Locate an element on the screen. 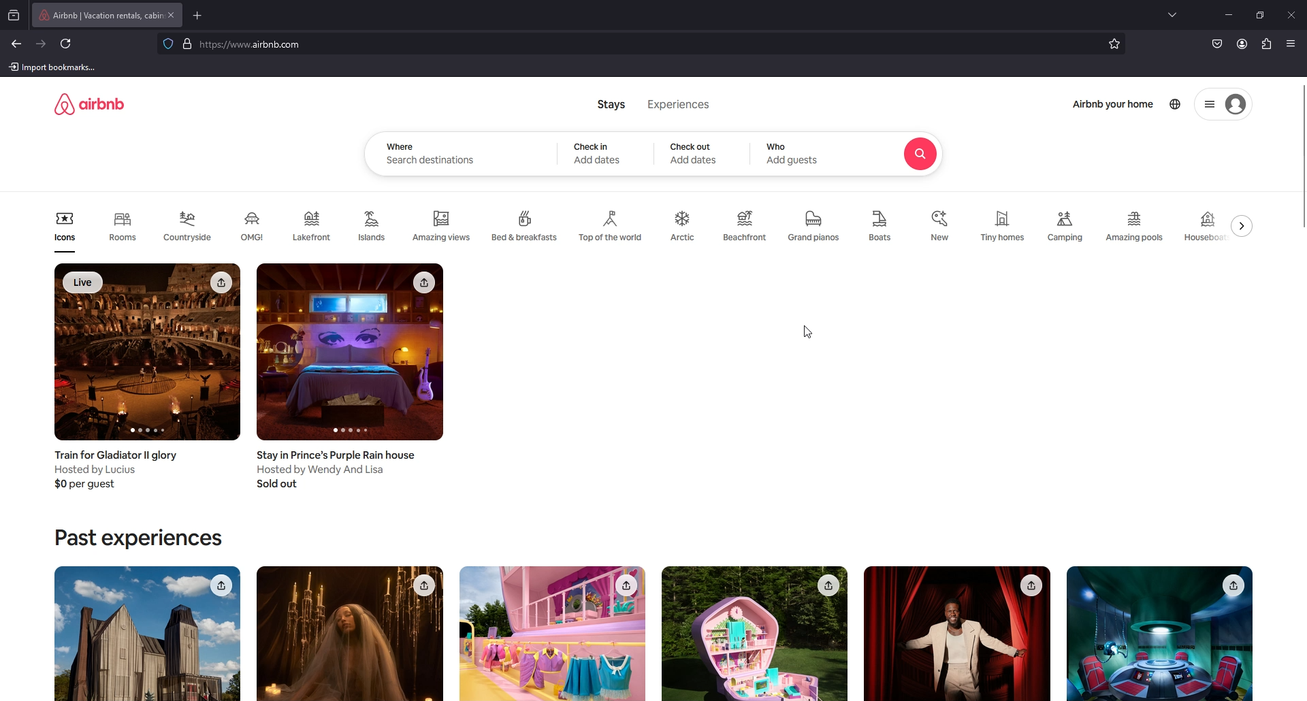 The image size is (1307, 701). Amazing views is located at coordinates (443, 227).